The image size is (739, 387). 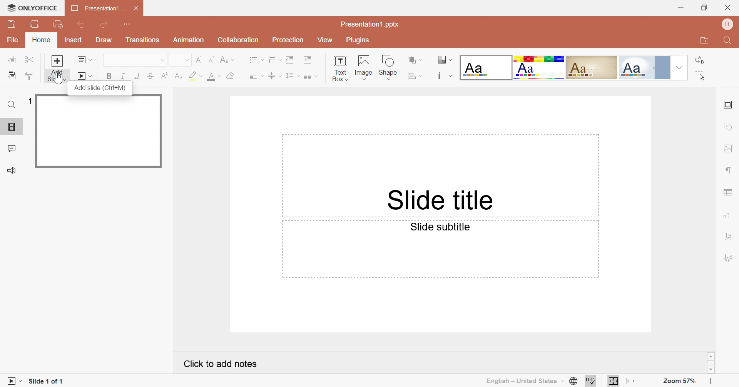 I want to click on Italic, so click(x=124, y=75).